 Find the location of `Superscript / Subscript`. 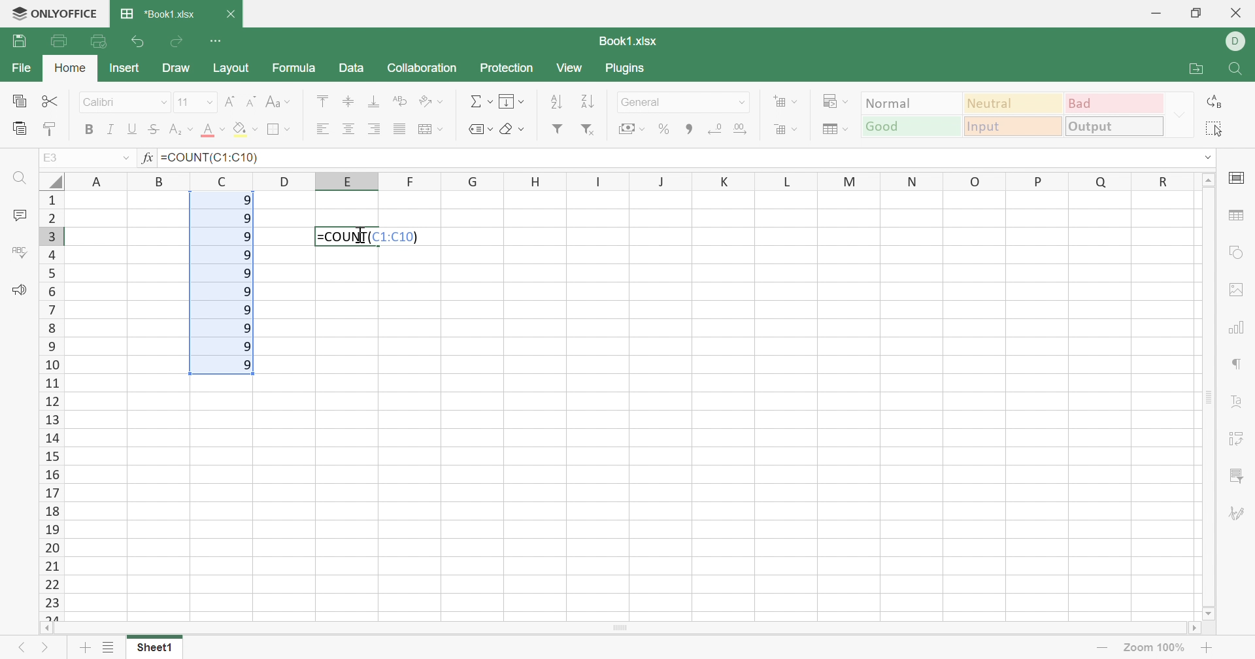

Superscript / Subscript is located at coordinates (179, 130).